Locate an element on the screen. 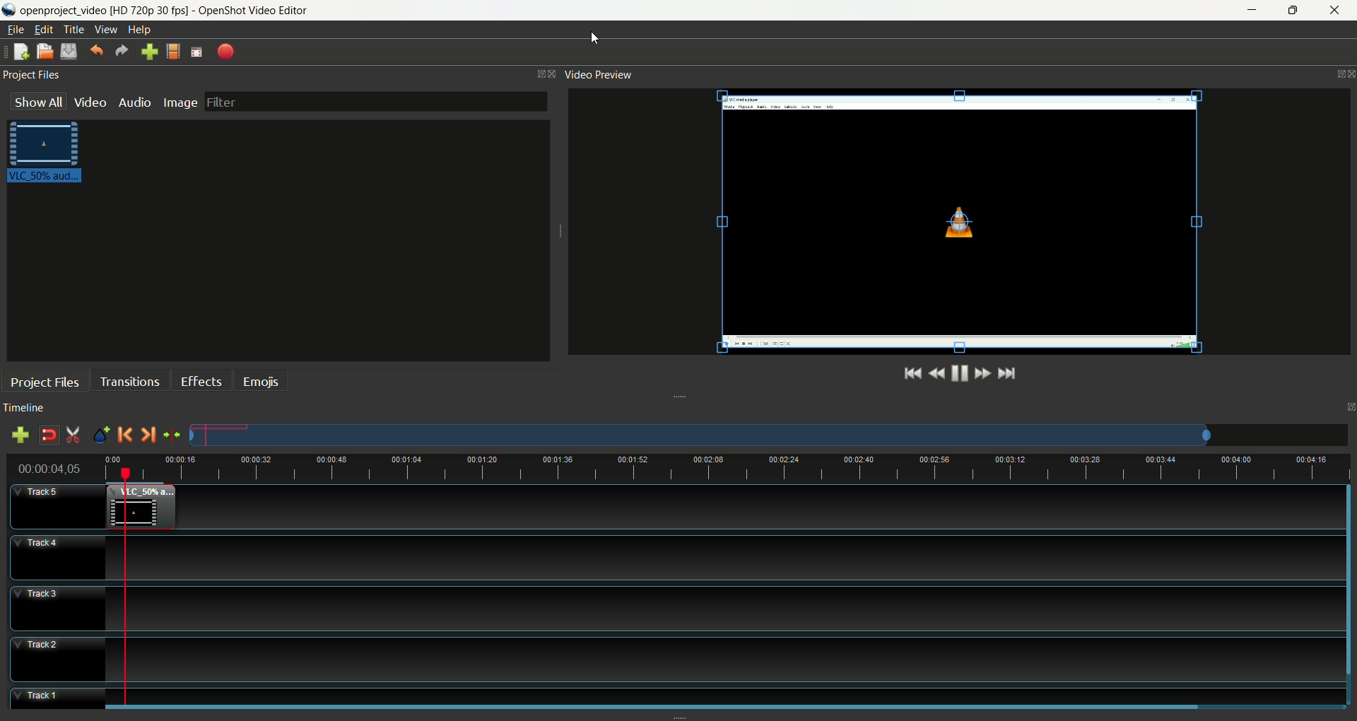 The image size is (1357, 721). video preview is located at coordinates (597, 75).